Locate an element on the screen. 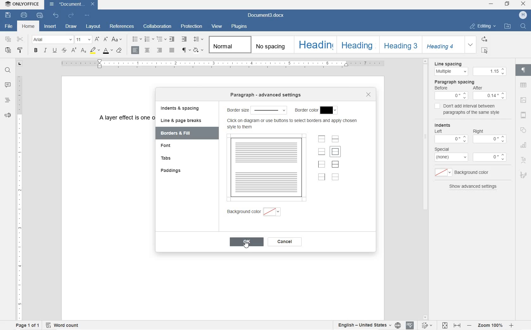 The width and height of the screenshot is (531, 330). 0" is located at coordinates (490, 157).